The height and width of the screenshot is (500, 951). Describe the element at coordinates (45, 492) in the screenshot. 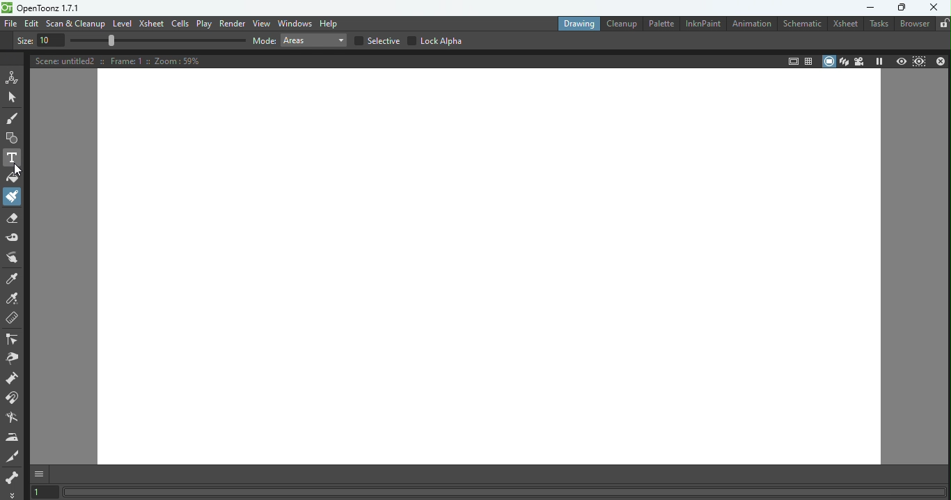

I see `Set the current frame` at that location.